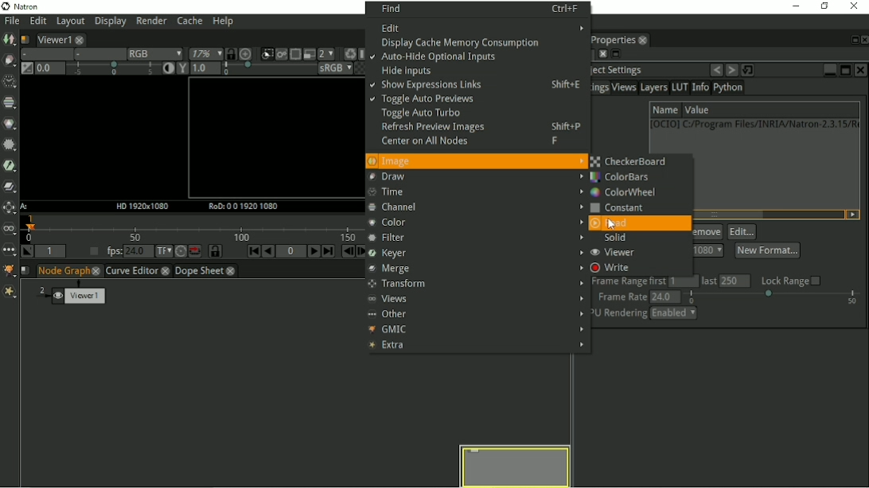 This screenshot has height=488, width=869. I want to click on Set playback in point, so click(28, 252).